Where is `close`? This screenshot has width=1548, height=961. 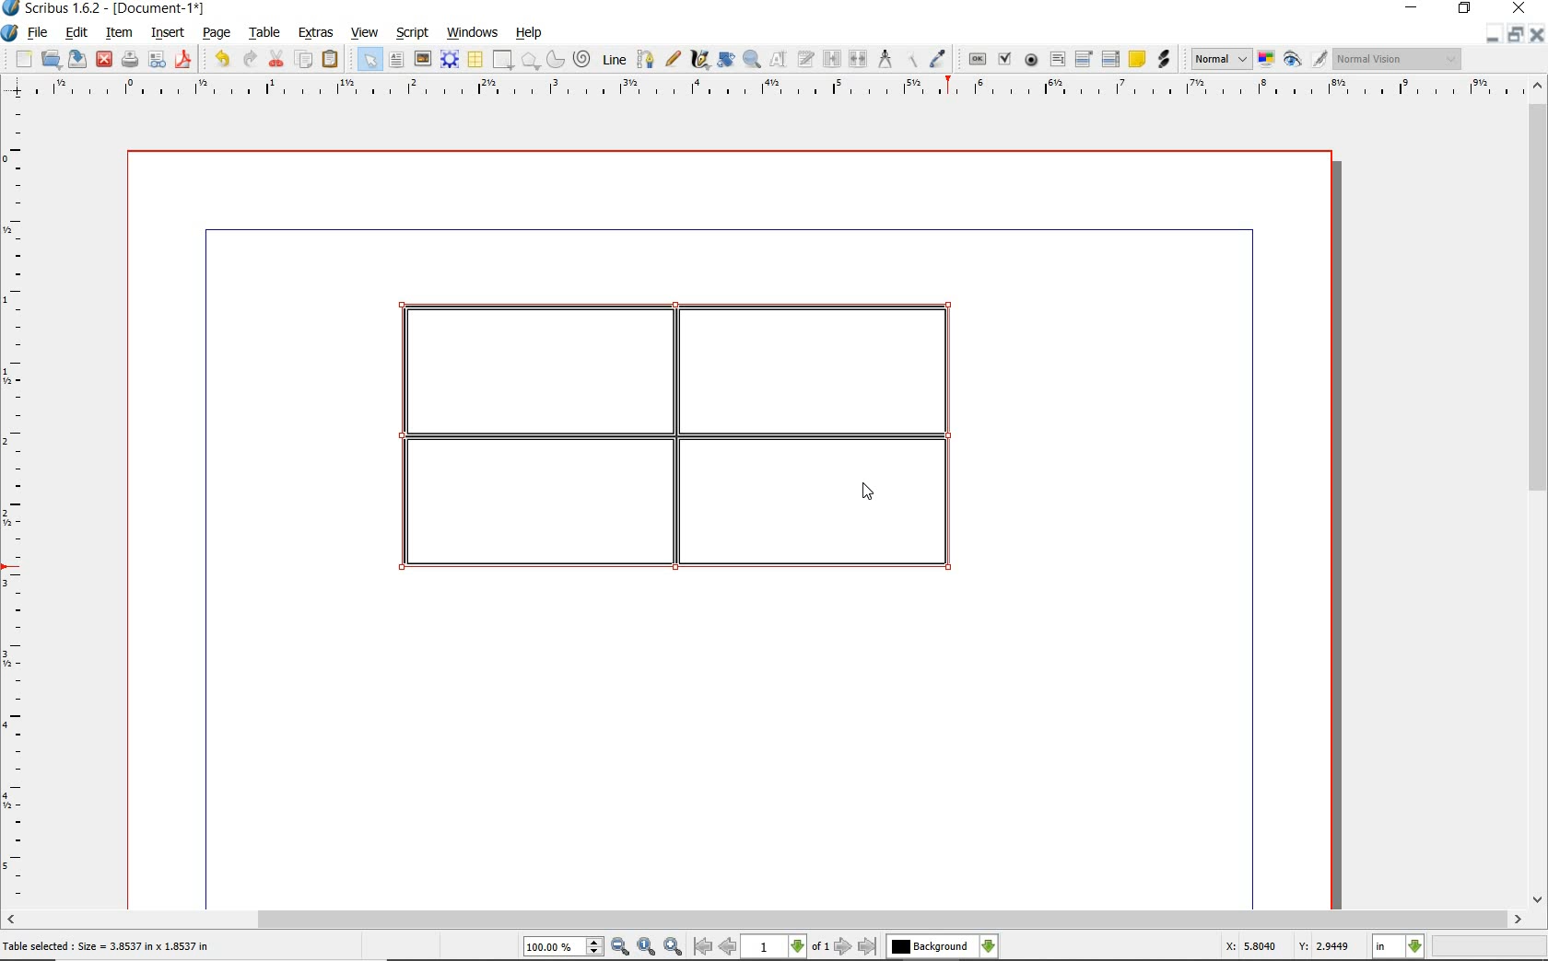 close is located at coordinates (1536, 35).